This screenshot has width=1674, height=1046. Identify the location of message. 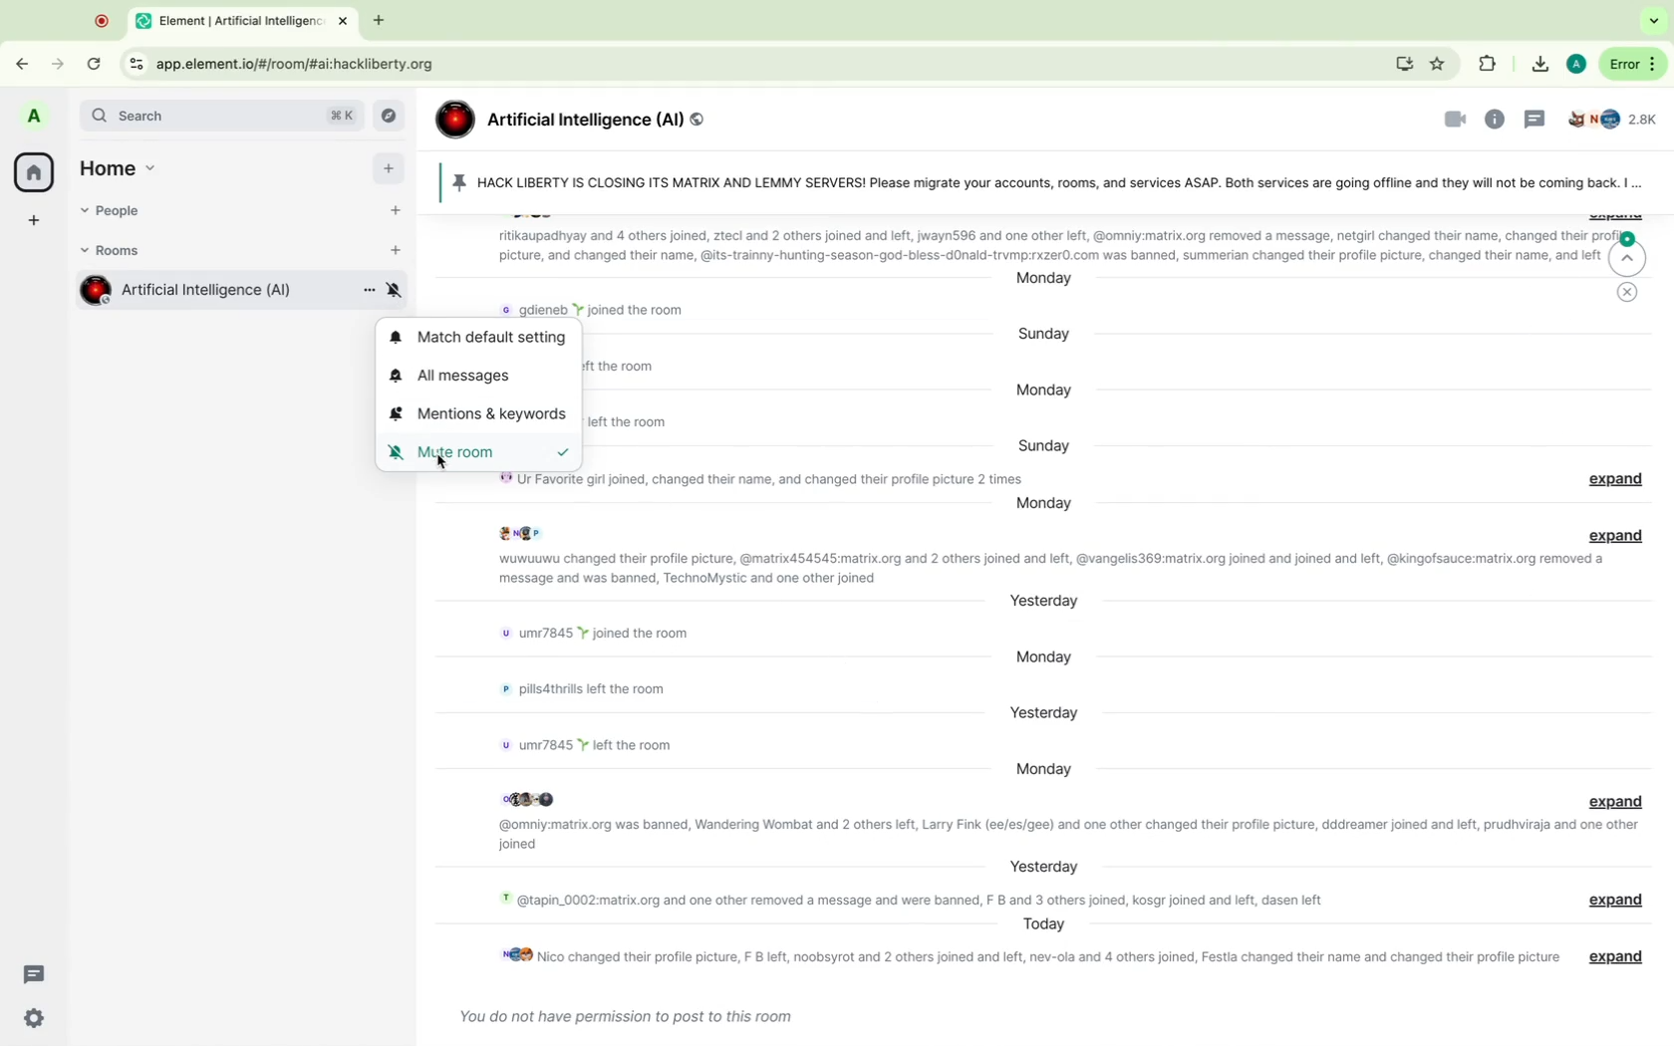
(592, 691).